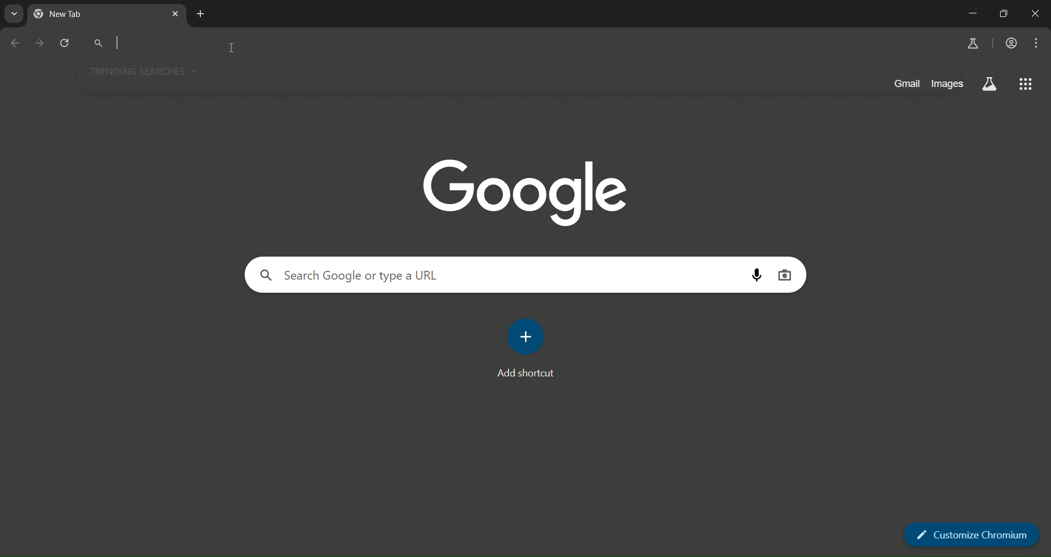 The height and width of the screenshot is (557, 1051). Describe the element at coordinates (949, 84) in the screenshot. I see `images` at that location.